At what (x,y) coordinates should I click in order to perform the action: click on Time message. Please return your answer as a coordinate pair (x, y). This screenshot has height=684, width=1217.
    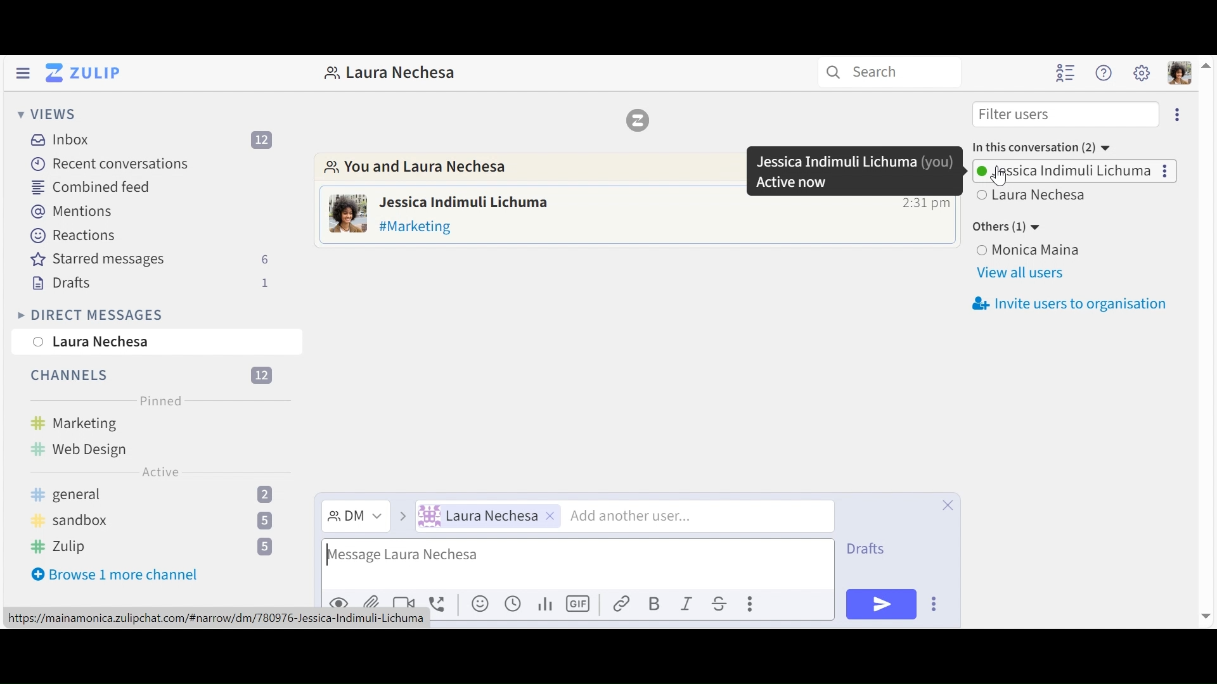
    Looking at the image, I should click on (926, 205).